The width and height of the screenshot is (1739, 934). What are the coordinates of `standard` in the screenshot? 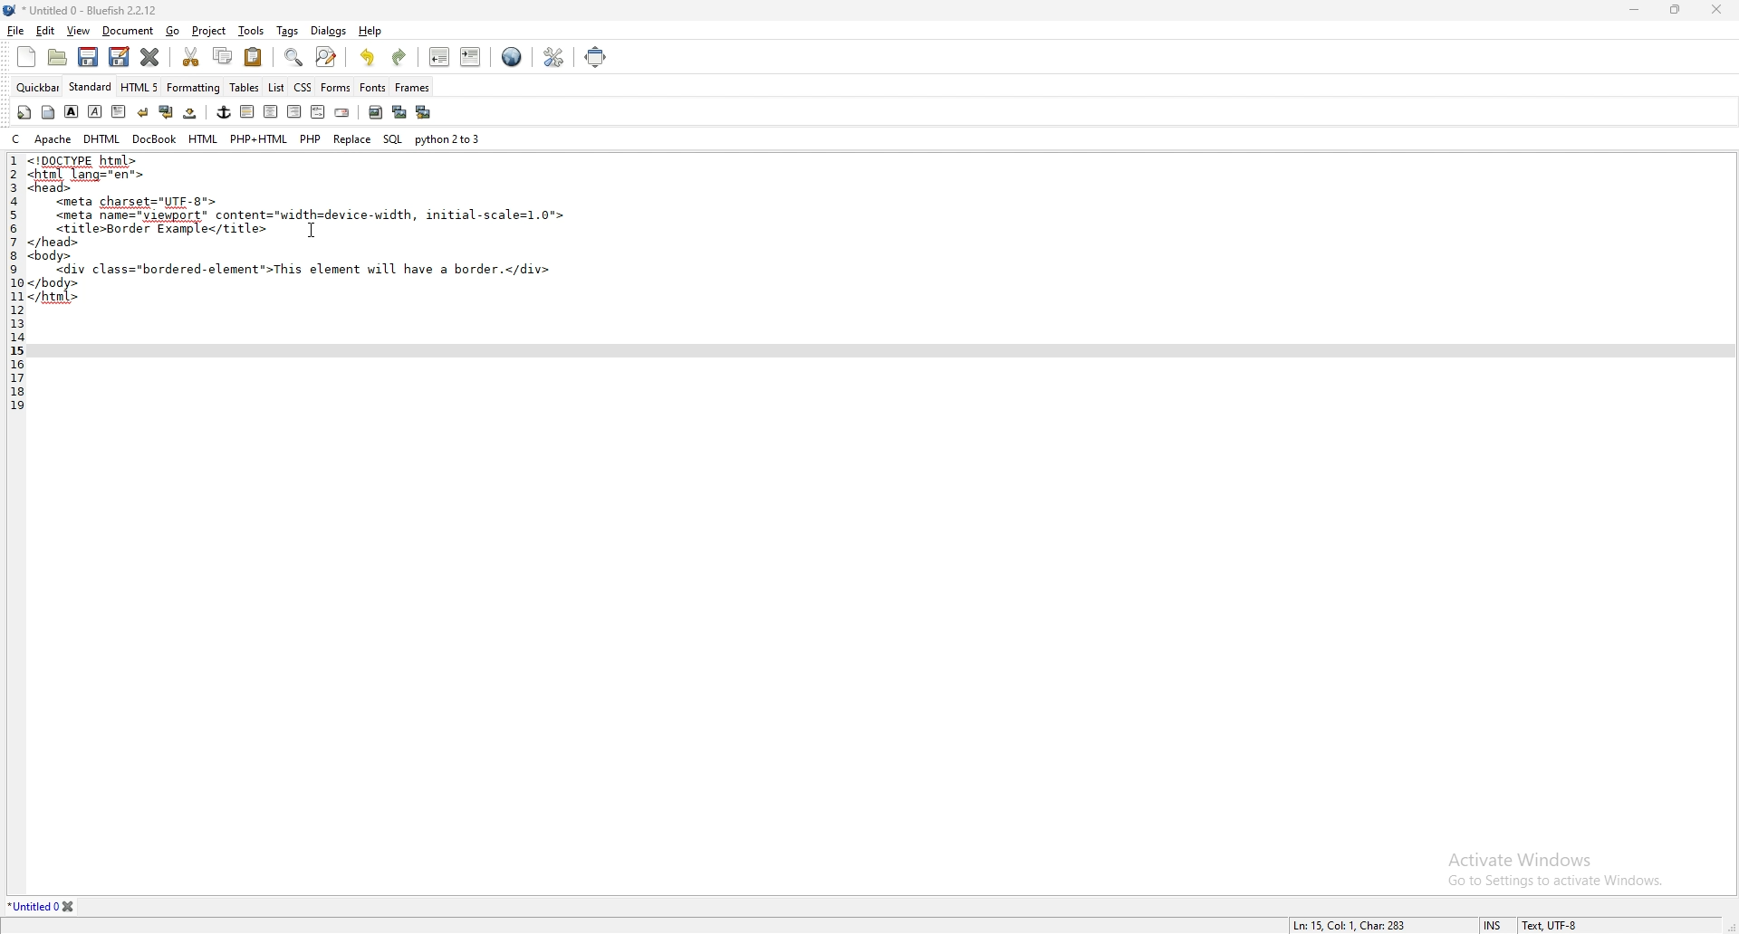 It's located at (91, 86).